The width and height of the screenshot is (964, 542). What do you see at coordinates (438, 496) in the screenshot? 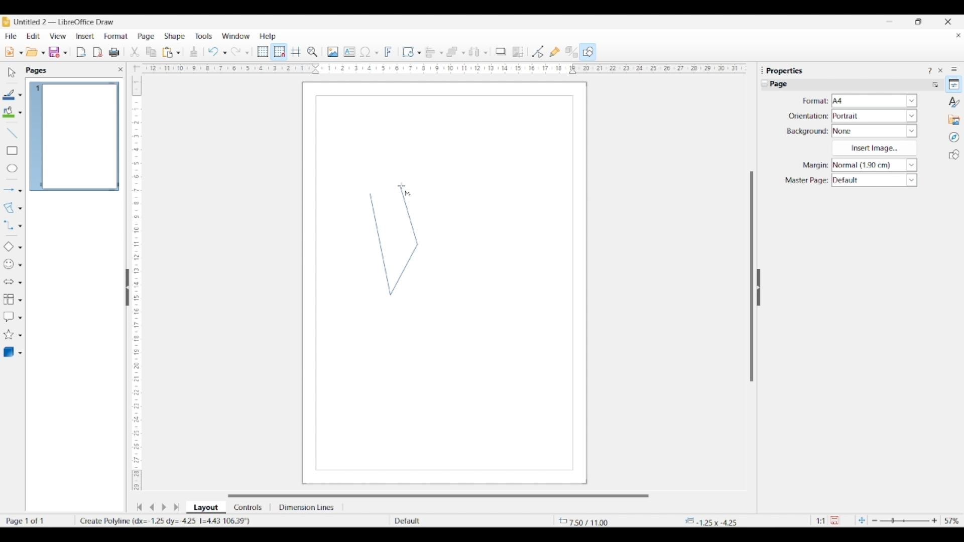
I see `Horizontal slide bar` at bounding box center [438, 496].